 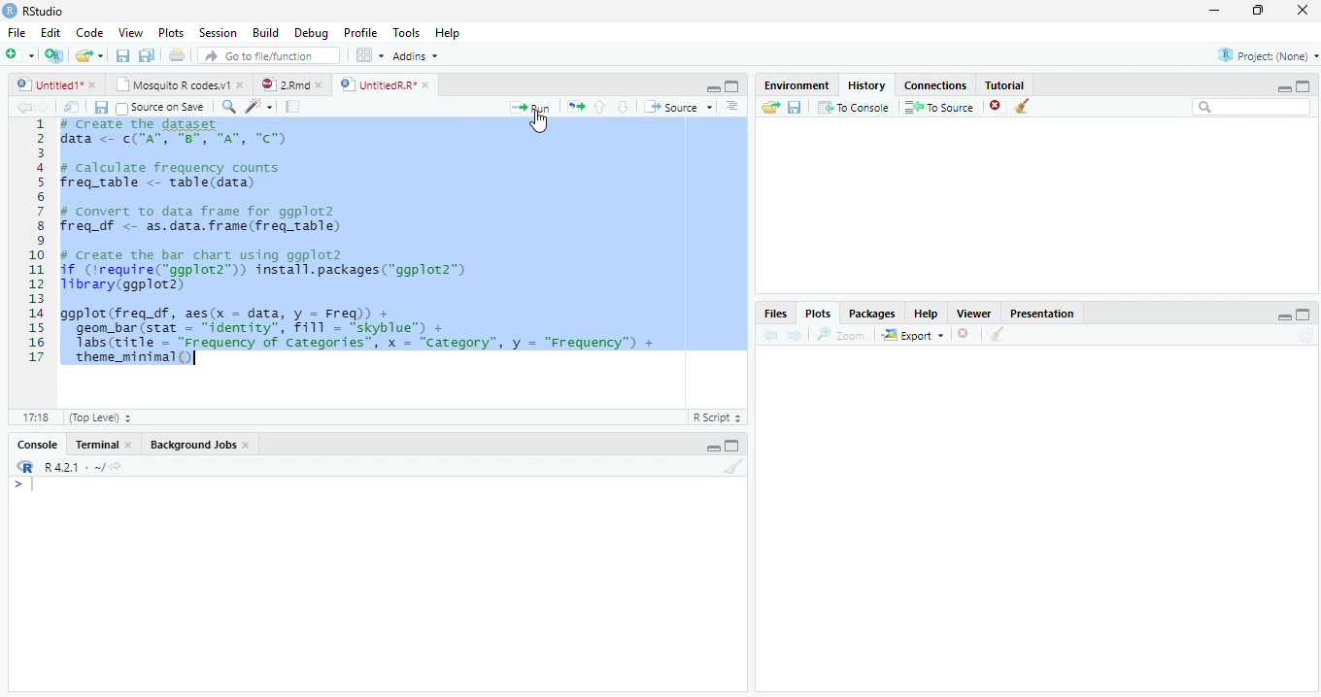 What do you see at coordinates (794, 110) in the screenshot?
I see `Save` at bounding box center [794, 110].